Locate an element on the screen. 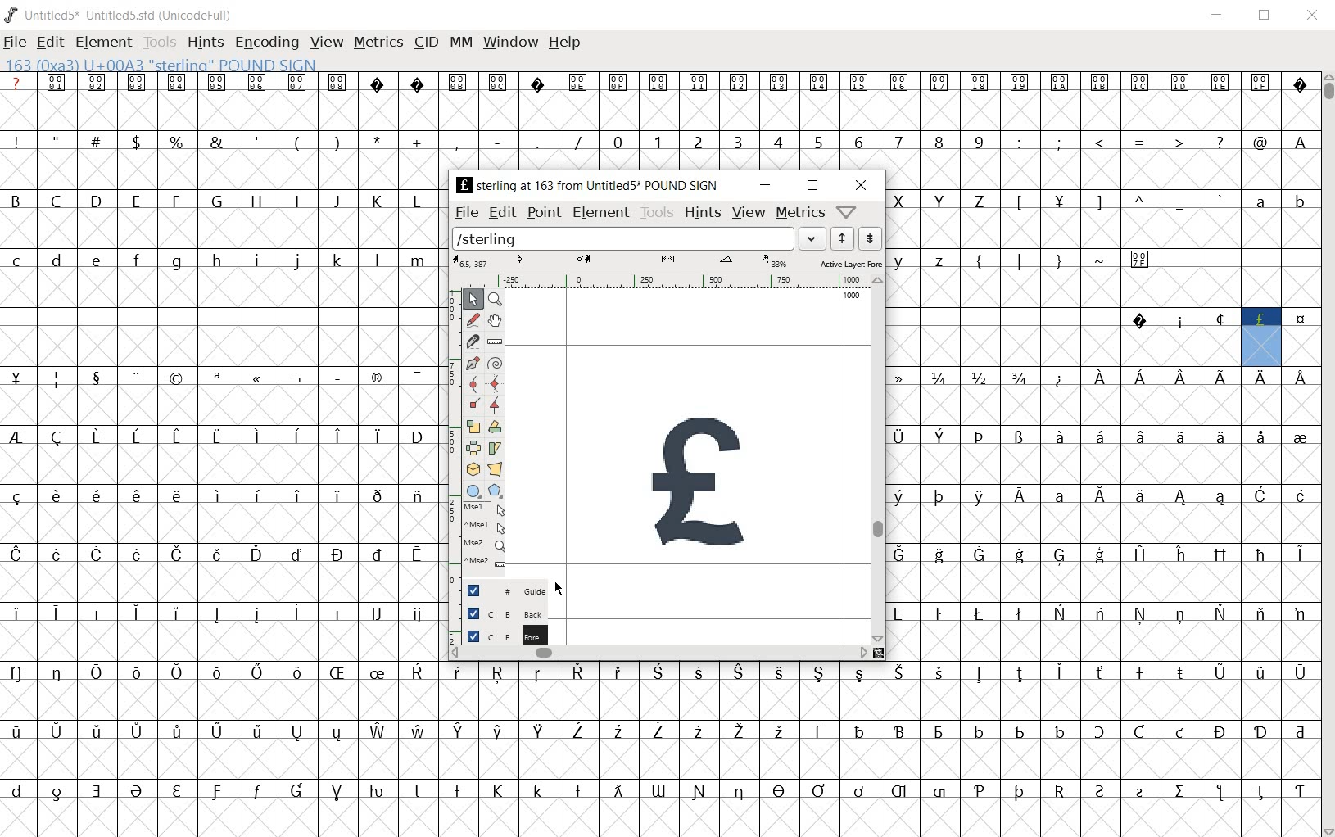 This screenshot has width=1335, height=837. Symbol is located at coordinates (94, 377).